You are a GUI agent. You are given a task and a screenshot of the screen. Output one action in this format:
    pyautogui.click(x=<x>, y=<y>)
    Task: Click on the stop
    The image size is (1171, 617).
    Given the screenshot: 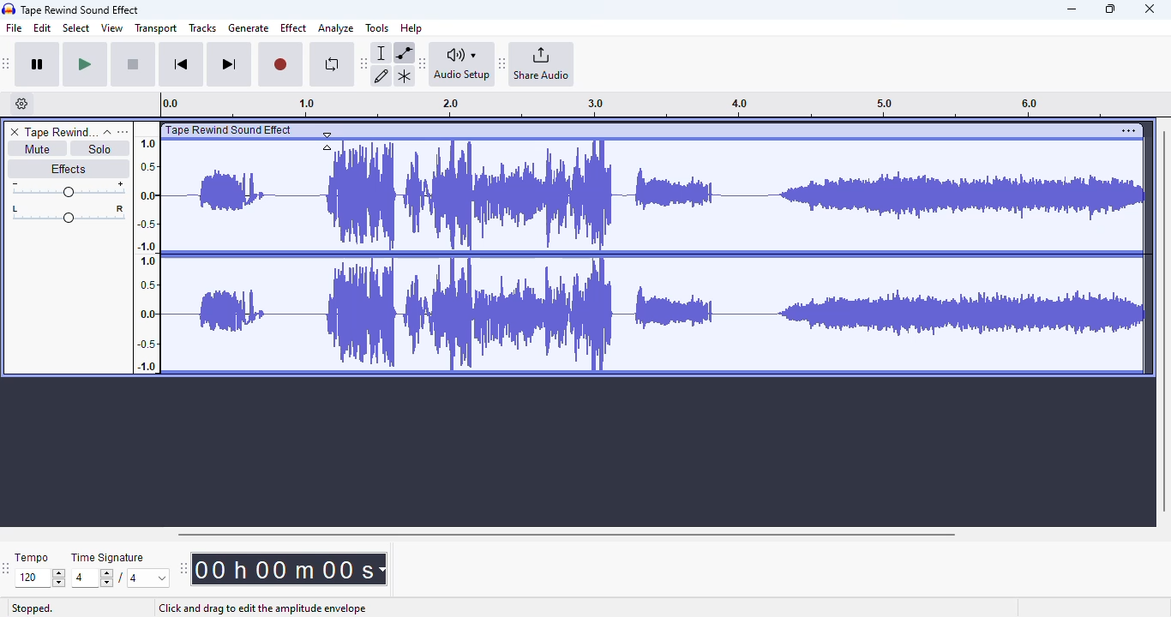 What is the action you would take?
    pyautogui.click(x=133, y=65)
    